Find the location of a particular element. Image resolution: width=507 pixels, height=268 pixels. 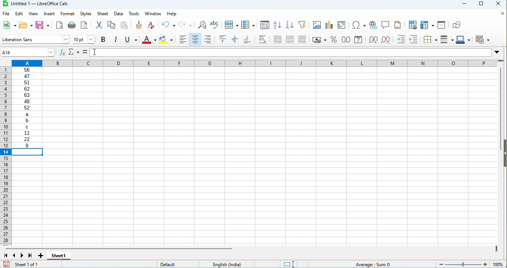

47 is located at coordinates (27, 76).